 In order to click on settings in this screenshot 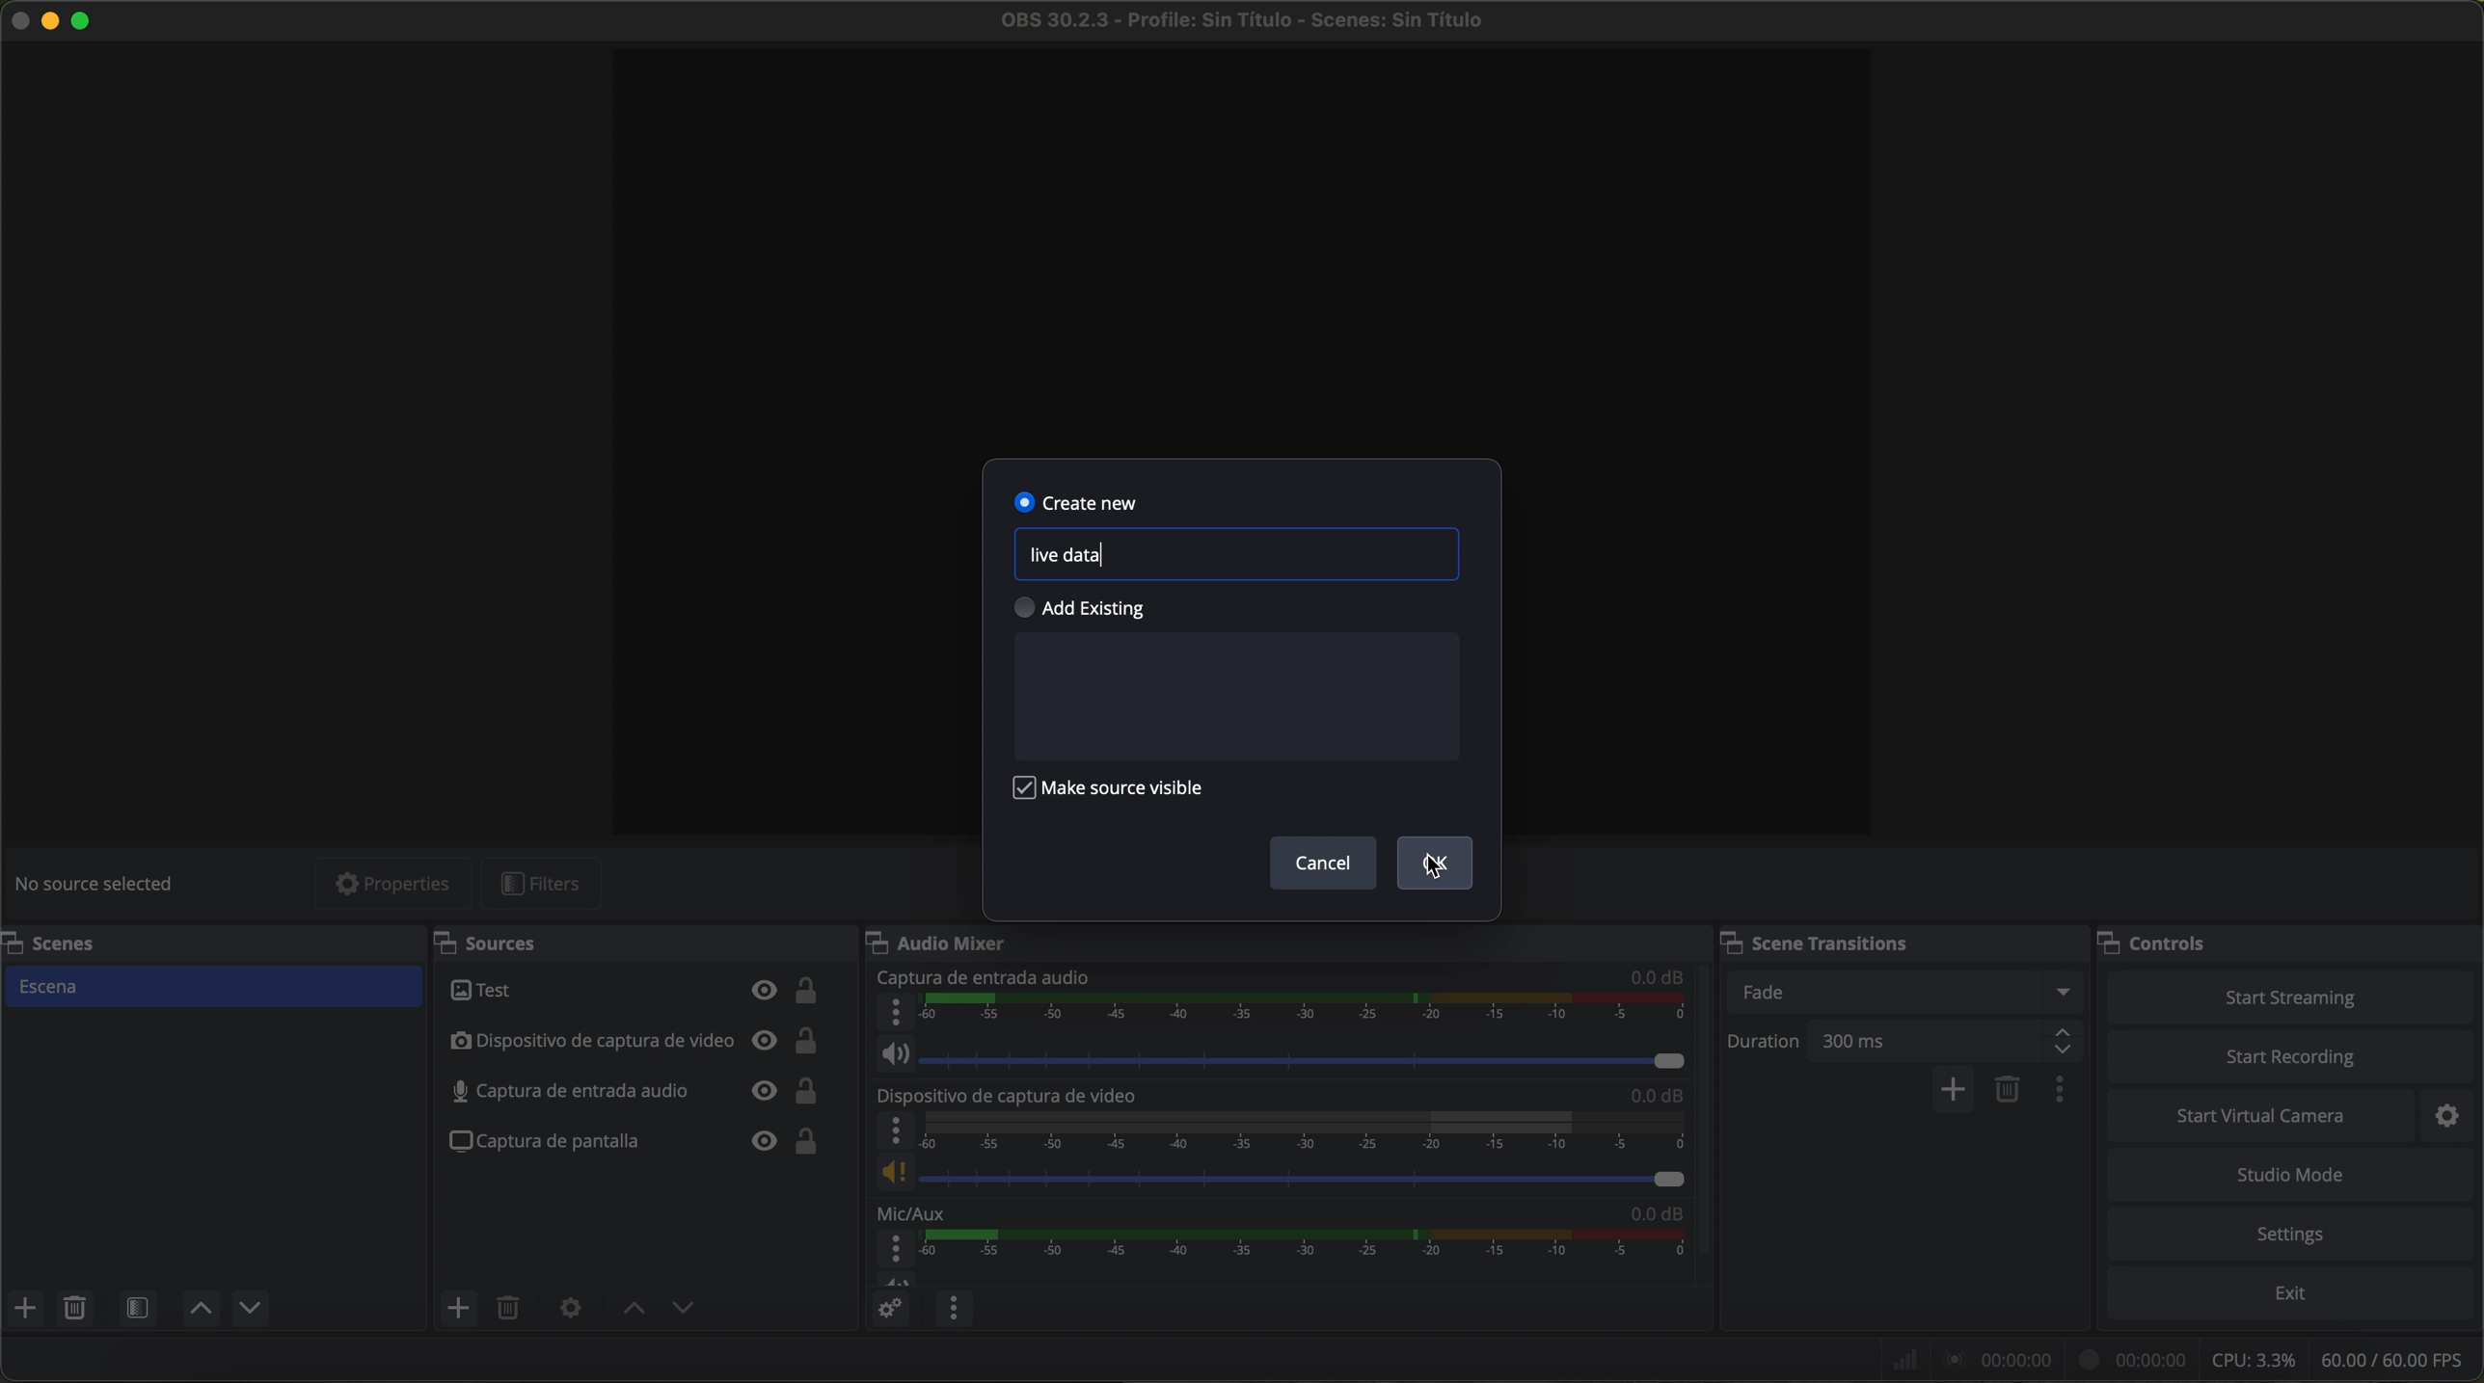, I will do `click(2293, 1234)`.